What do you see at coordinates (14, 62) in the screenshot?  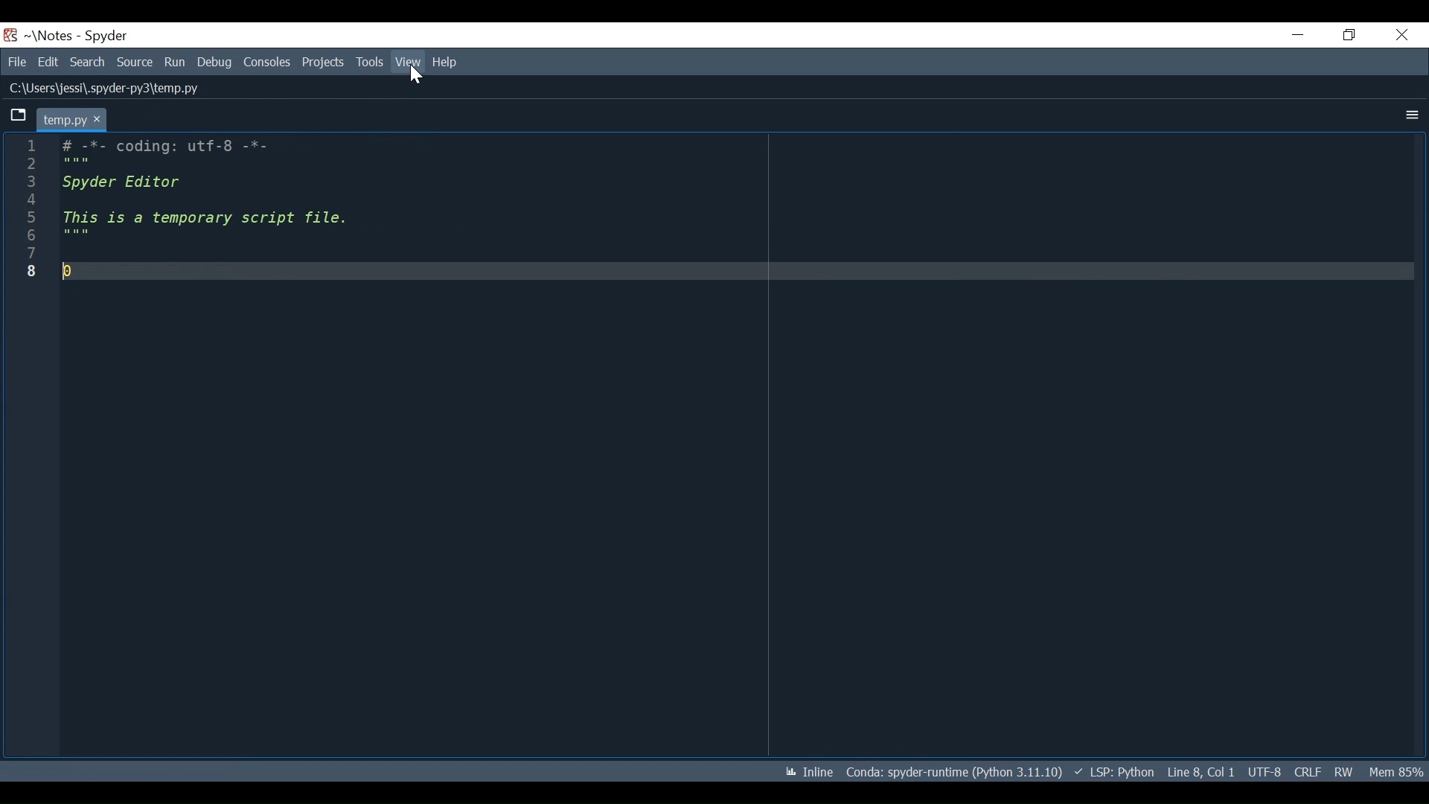 I see `File` at bounding box center [14, 62].